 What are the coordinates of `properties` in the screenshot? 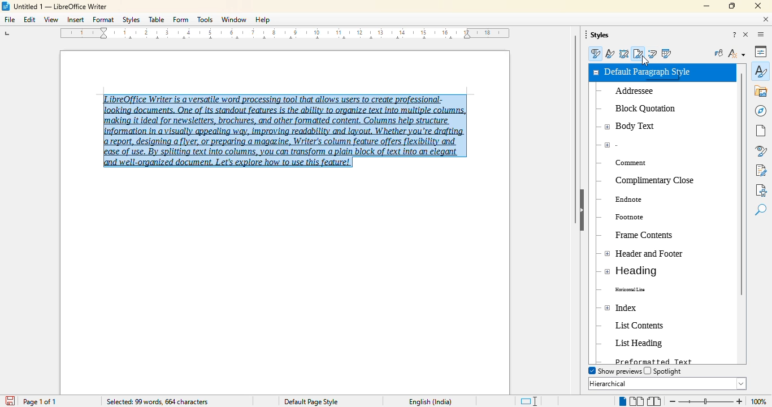 It's located at (761, 51).